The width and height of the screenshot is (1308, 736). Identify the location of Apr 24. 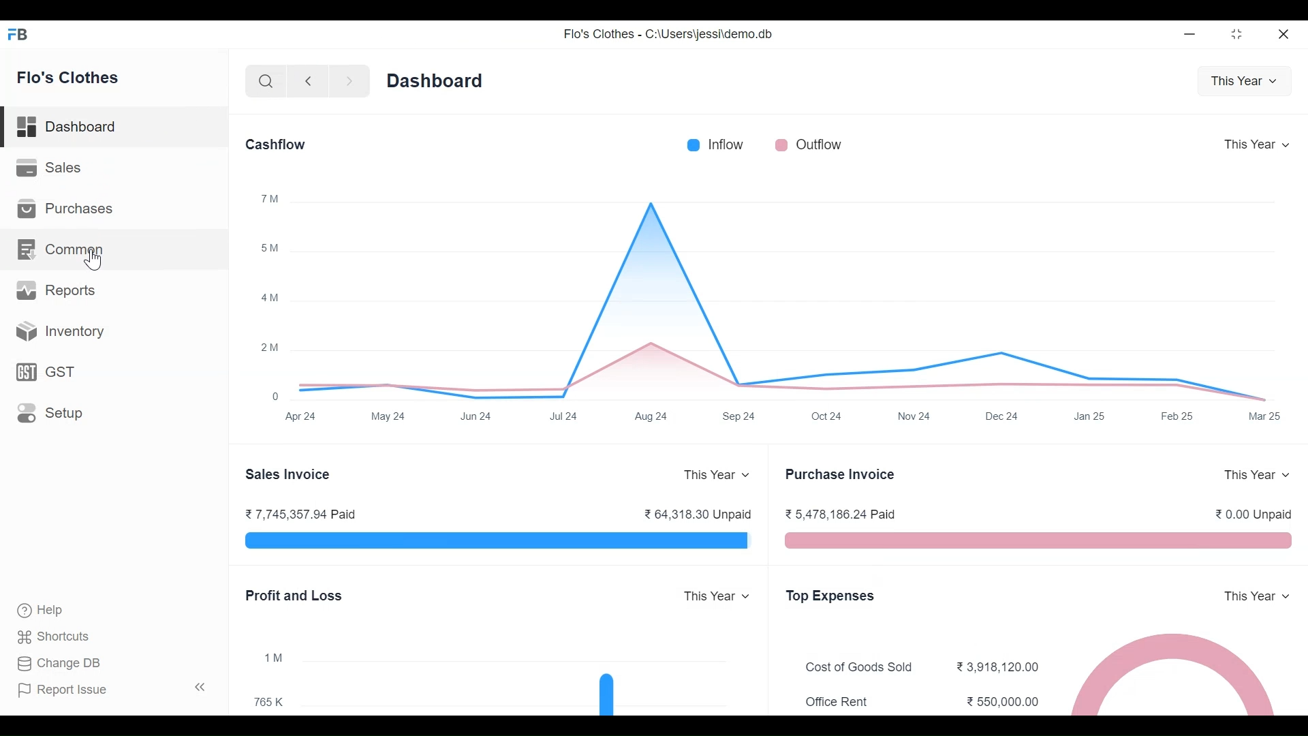
(299, 416).